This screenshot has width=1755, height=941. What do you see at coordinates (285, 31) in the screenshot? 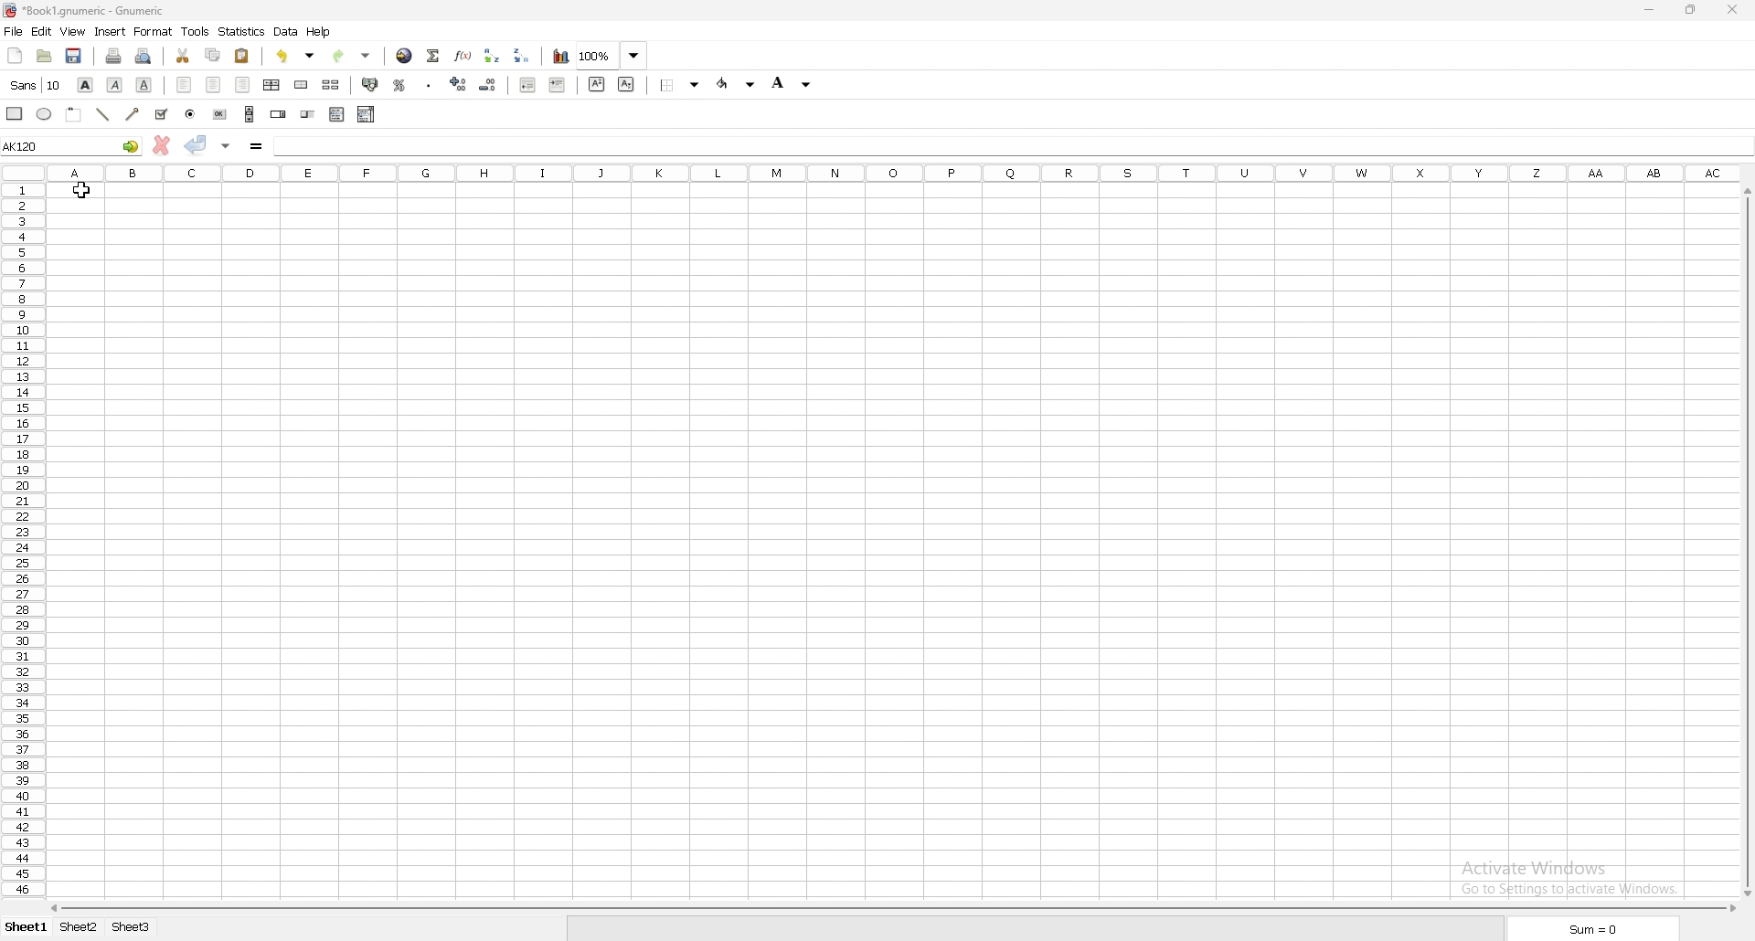
I see `data` at bounding box center [285, 31].